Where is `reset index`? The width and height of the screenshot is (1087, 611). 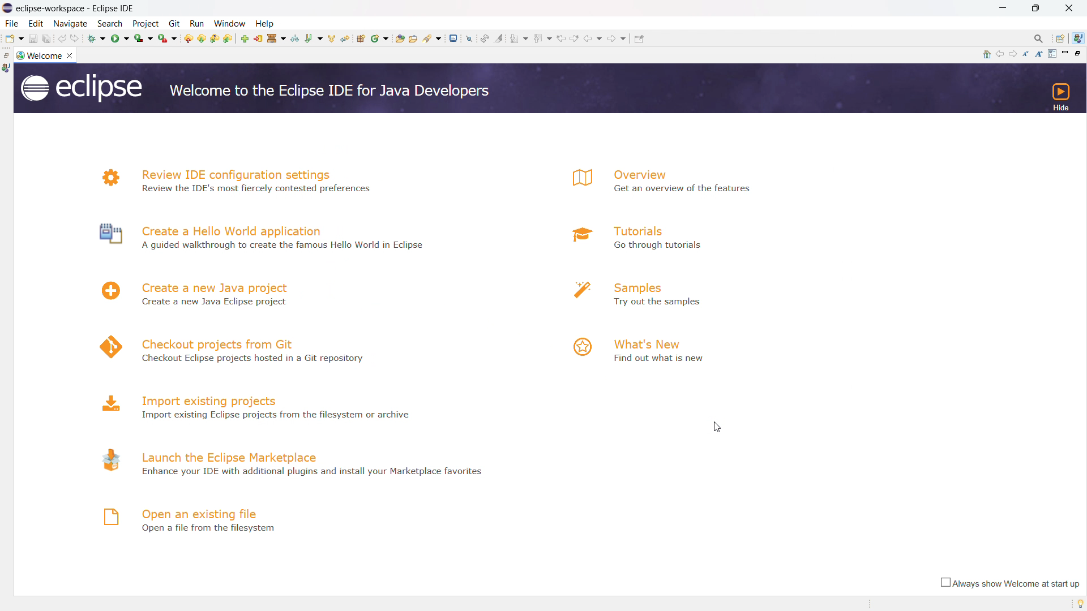
reset index is located at coordinates (344, 37).